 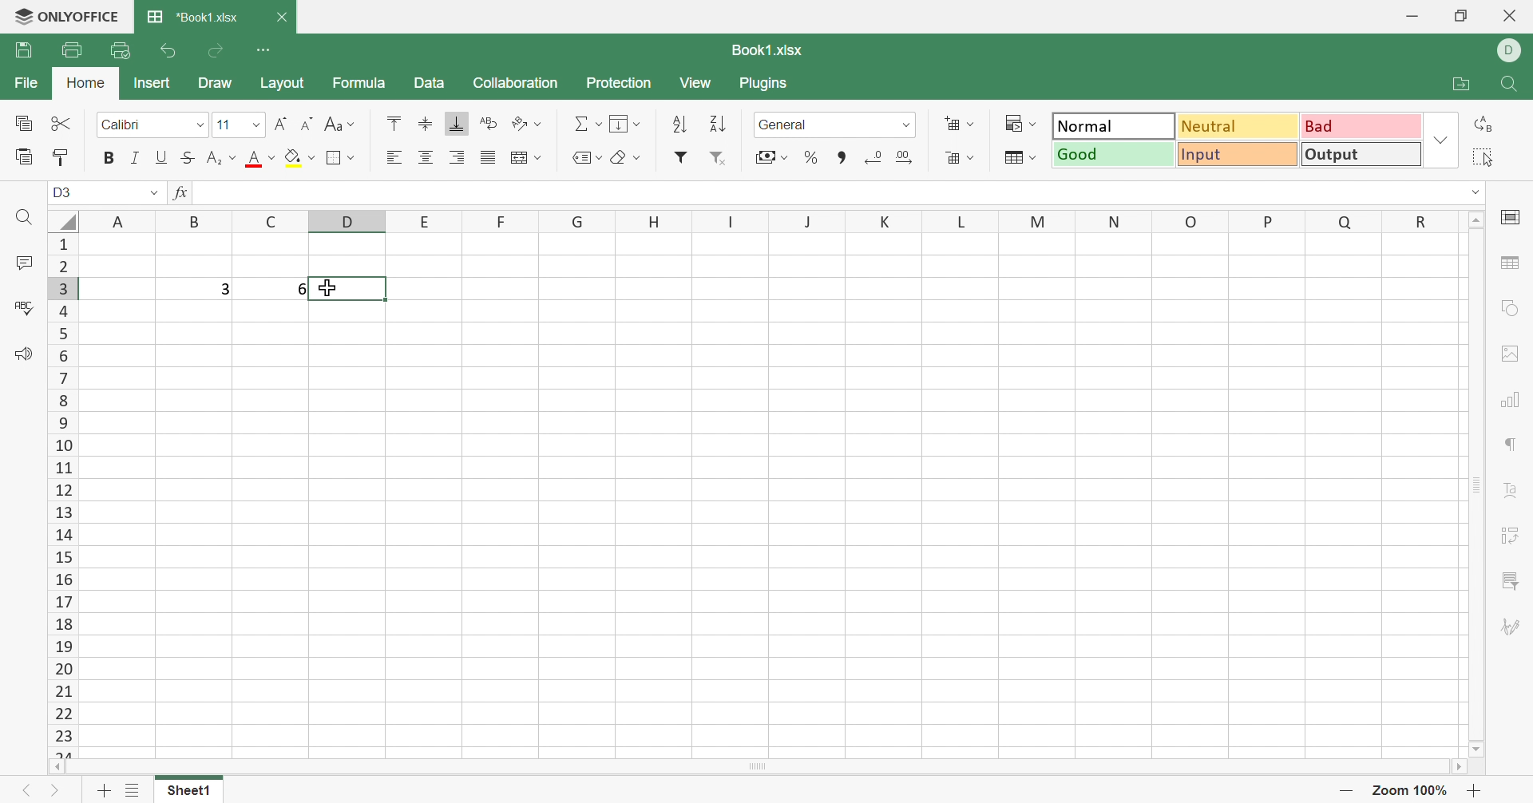 What do you see at coordinates (1409, 789) in the screenshot?
I see `Zoom out 57%` at bounding box center [1409, 789].